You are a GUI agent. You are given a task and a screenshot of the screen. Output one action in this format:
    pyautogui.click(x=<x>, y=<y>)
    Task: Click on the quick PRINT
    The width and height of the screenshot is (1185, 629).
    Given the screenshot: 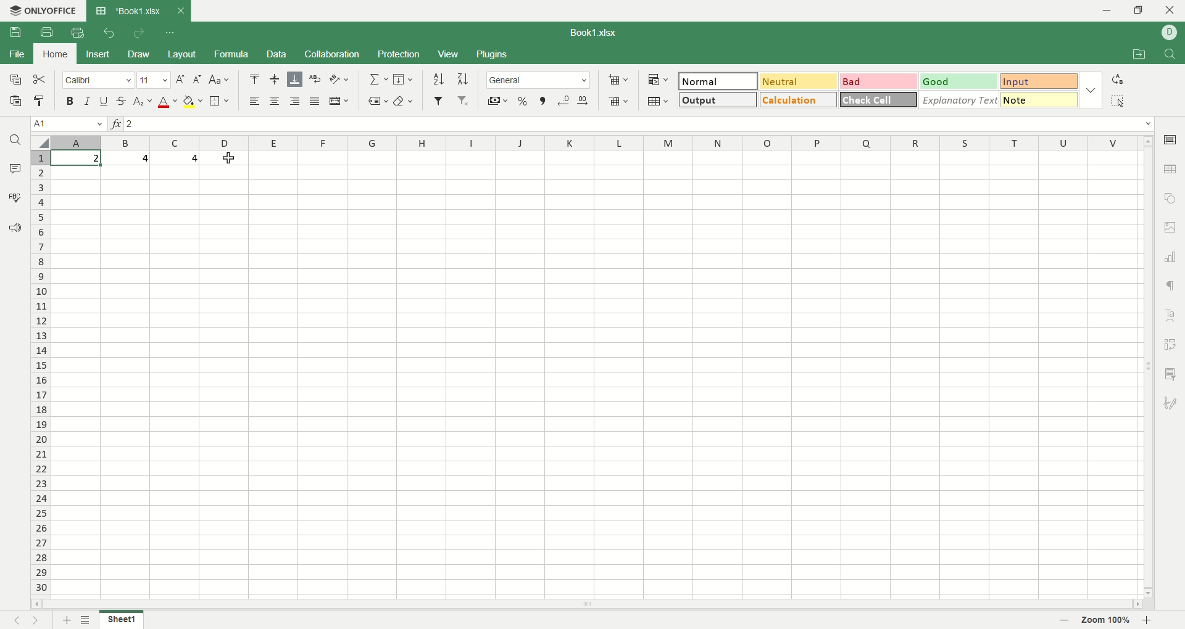 What is the action you would take?
    pyautogui.click(x=77, y=33)
    